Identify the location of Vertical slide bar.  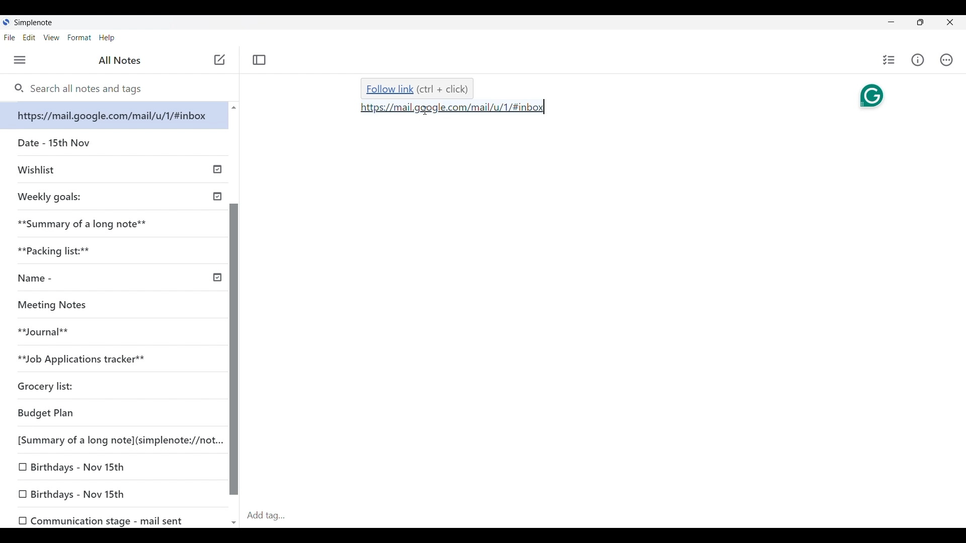
(235, 349).